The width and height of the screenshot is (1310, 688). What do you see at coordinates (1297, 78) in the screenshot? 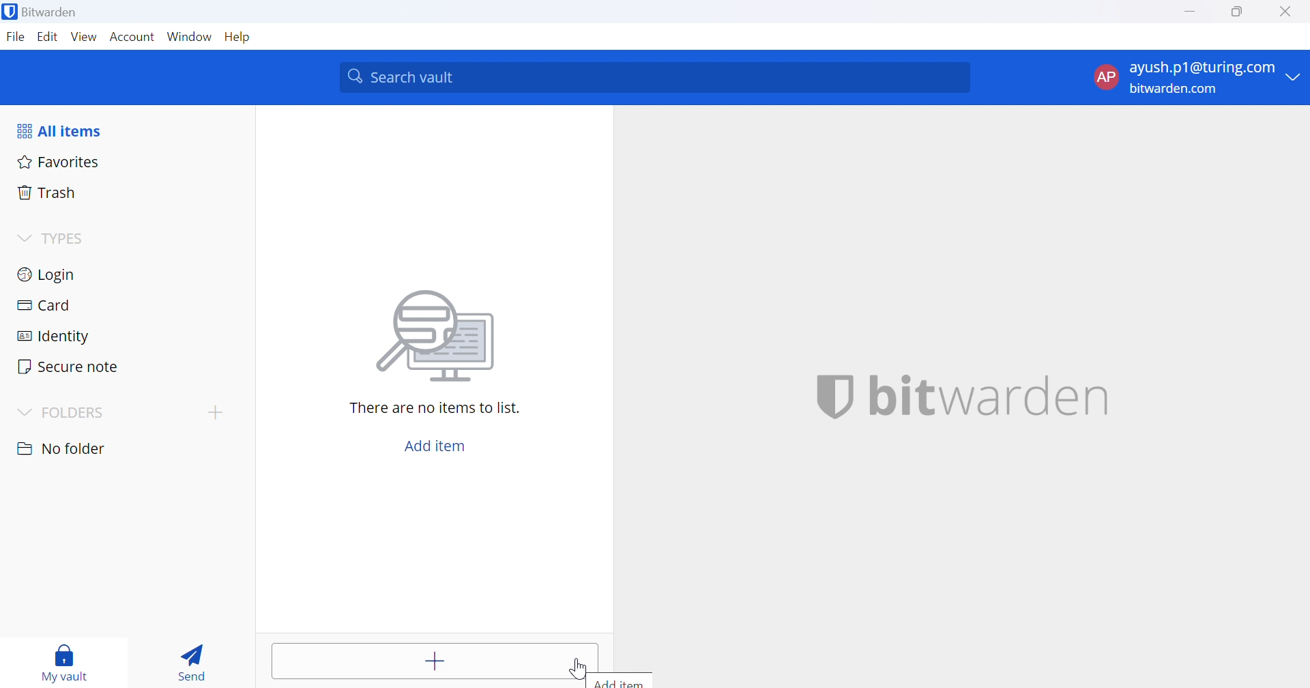
I see `Drop Down` at bounding box center [1297, 78].